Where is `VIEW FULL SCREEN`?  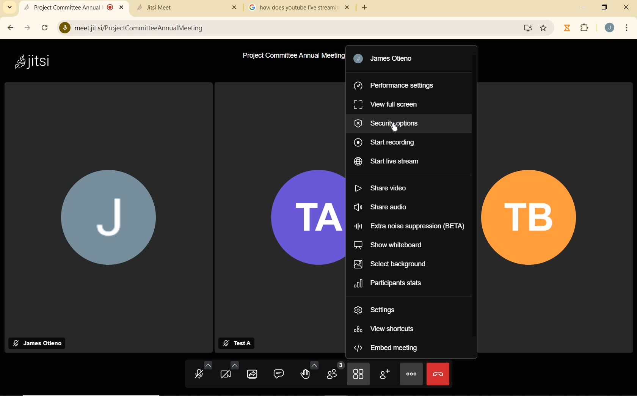 VIEW FULL SCREEN is located at coordinates (388, 104).